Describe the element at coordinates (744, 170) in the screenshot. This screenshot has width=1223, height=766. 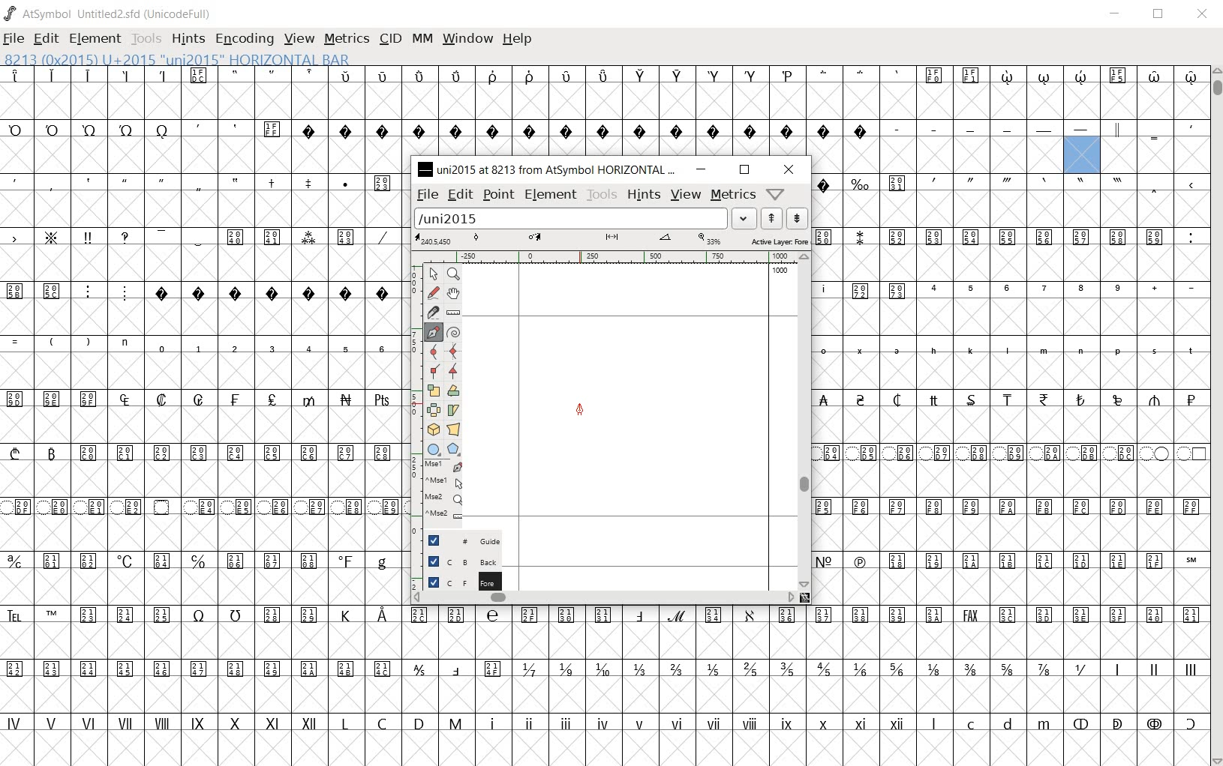
I see `restore down` at that location.